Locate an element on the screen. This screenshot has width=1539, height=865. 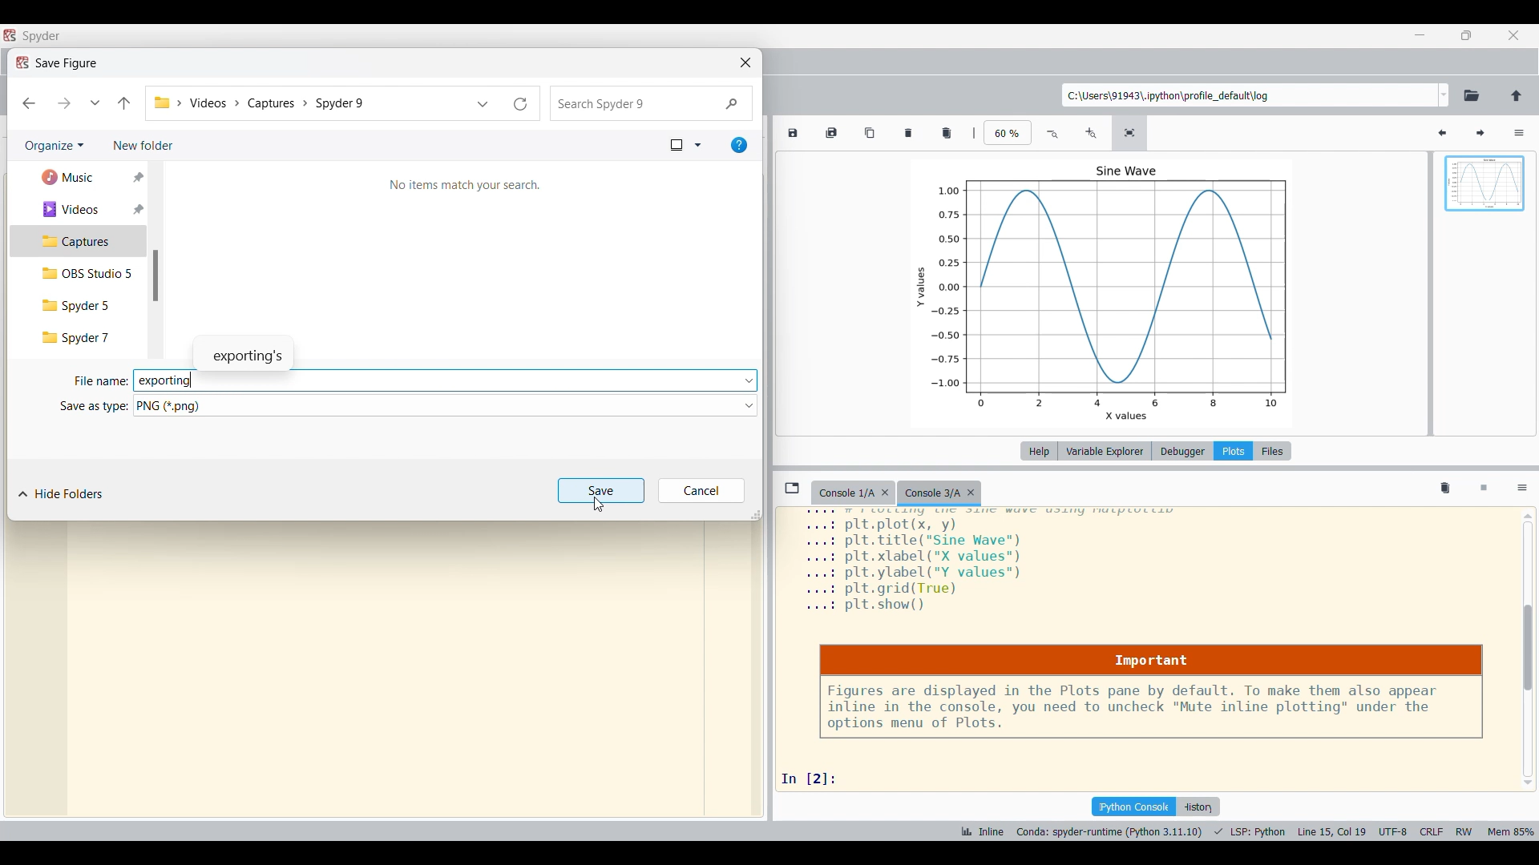
History  is located at coordinates (1198, 807).